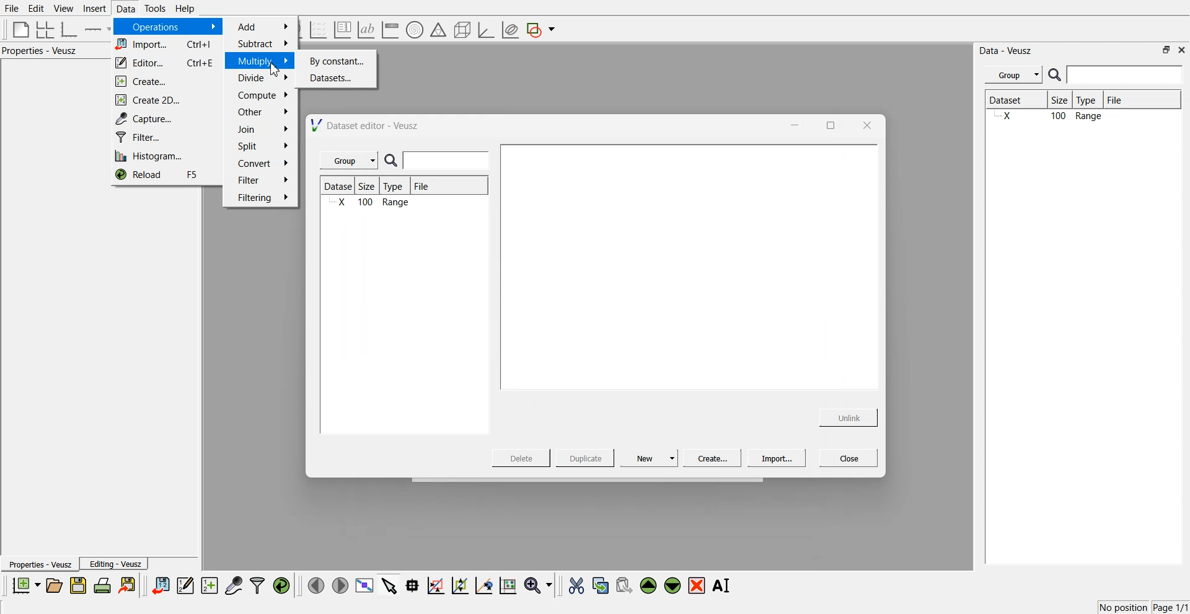 This screenshot has width=1190, height=614. What do you see at coordinates (162, 157) in the screenshot?
I see `Histogram...` at bounding box center [162, 157].